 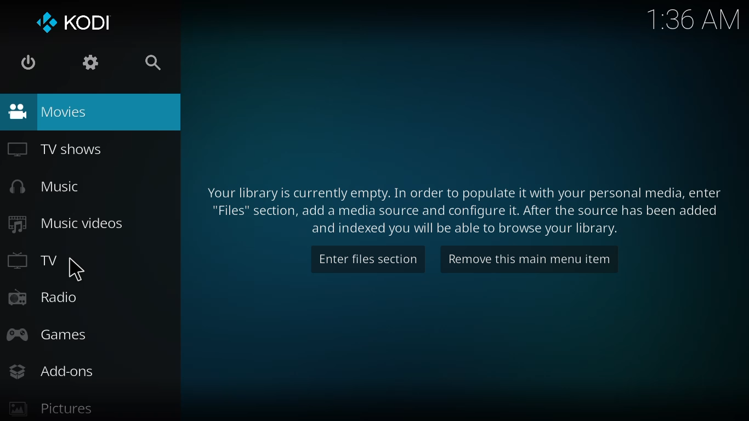 I want to click on music, so click(x=46, y=186).